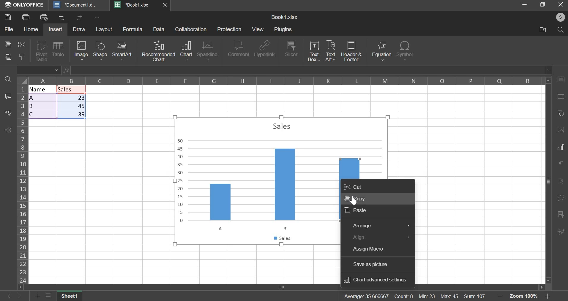  Describe the element at coordinates (313, 52) in the screenshot. I see `text box` at that location.